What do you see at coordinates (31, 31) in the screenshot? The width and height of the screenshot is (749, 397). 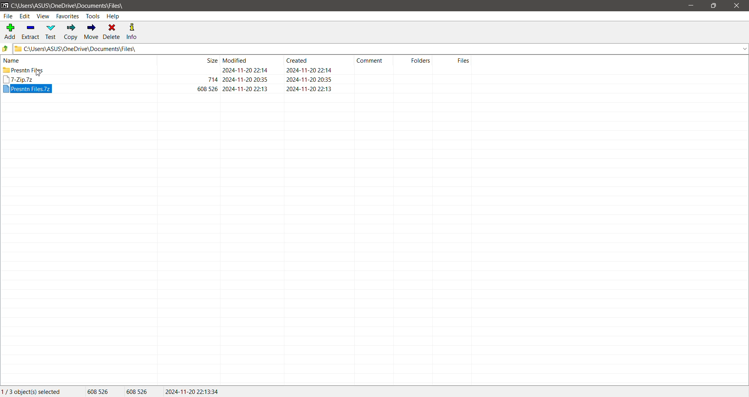 I see `Extract` at bounding box center [31, 31].